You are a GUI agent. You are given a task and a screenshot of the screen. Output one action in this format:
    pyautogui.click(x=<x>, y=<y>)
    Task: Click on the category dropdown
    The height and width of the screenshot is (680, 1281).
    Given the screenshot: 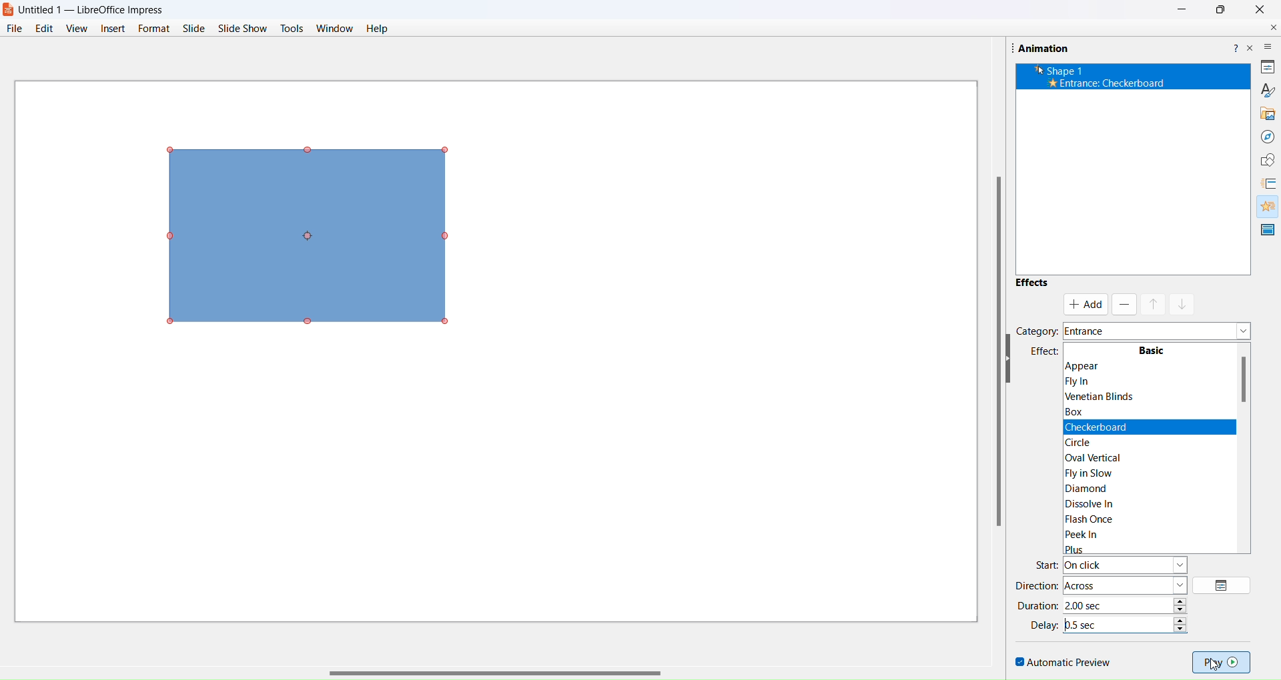 What is the action you would take?
    pyautogui.click(x=1158, y=332)
    